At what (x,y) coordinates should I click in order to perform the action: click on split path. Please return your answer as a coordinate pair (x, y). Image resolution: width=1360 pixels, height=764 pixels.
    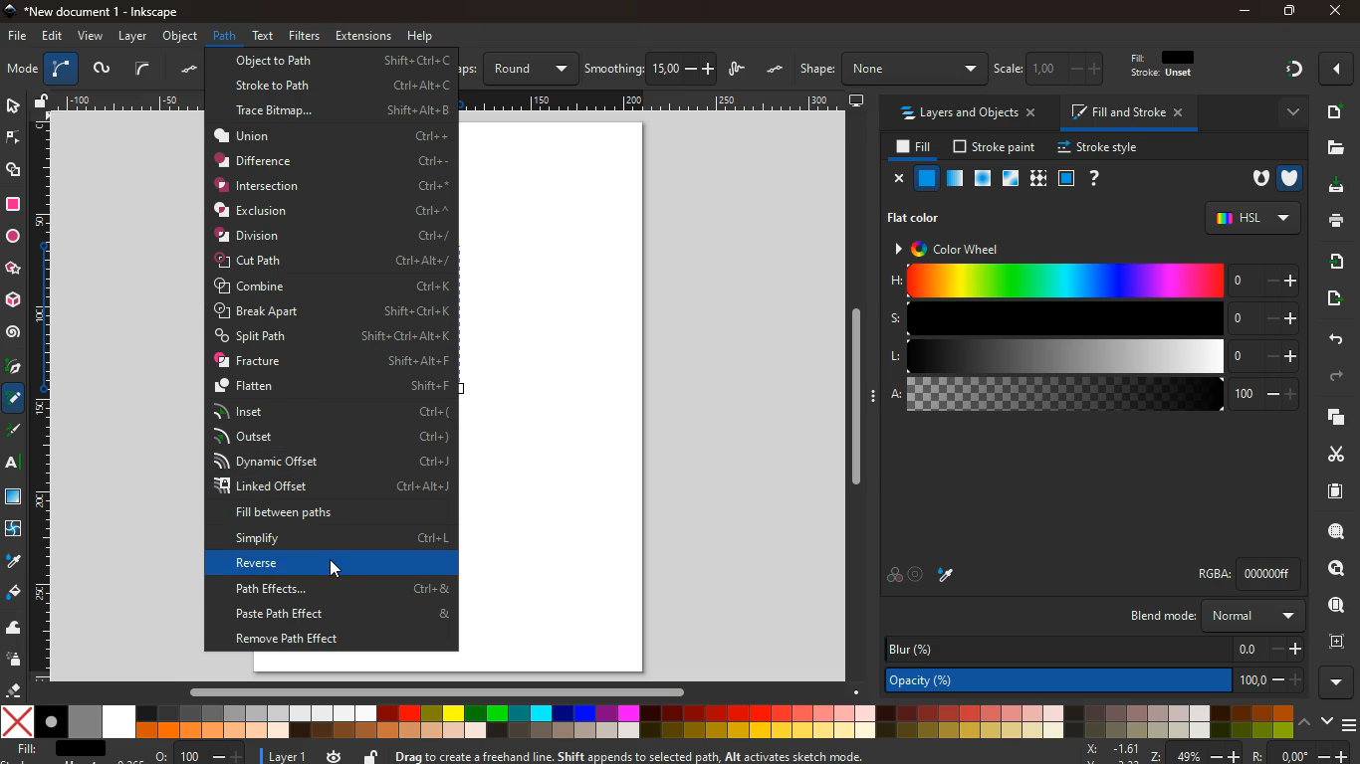
    Looking at the image, I should click on (334, 336).